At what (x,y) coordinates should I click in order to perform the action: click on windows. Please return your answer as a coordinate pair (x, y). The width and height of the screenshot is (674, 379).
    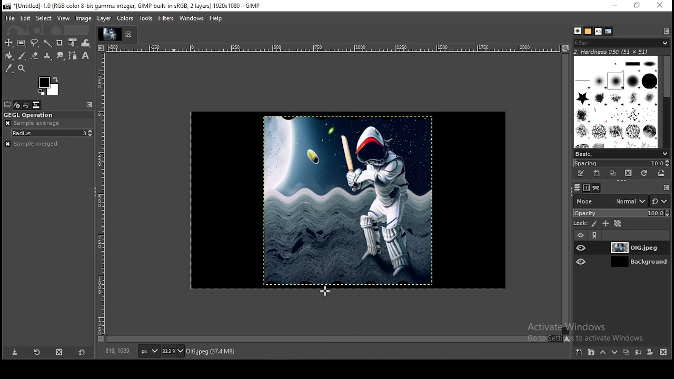
    Looking at the image, I should click on (191, 18).